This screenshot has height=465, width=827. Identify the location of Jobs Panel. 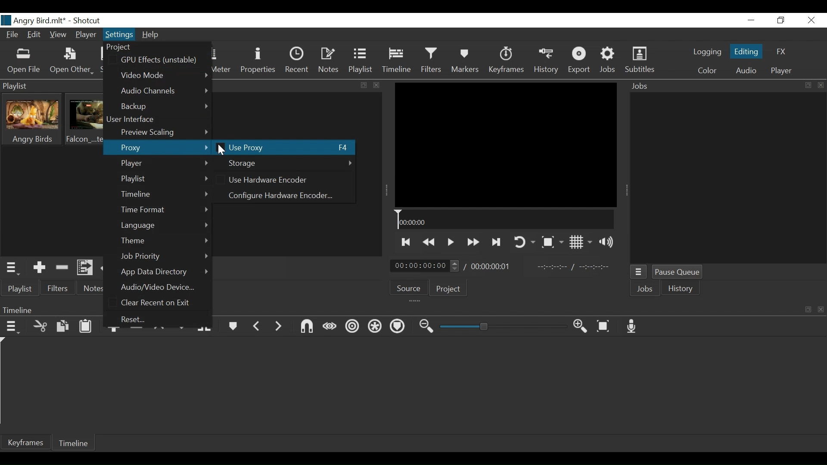
(728, 179).